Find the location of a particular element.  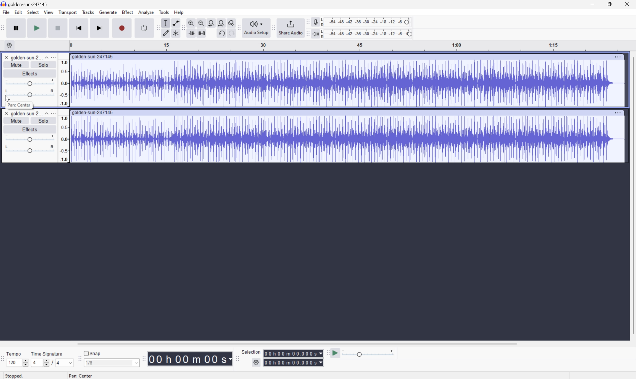

More is located at coordinates (54, 114).